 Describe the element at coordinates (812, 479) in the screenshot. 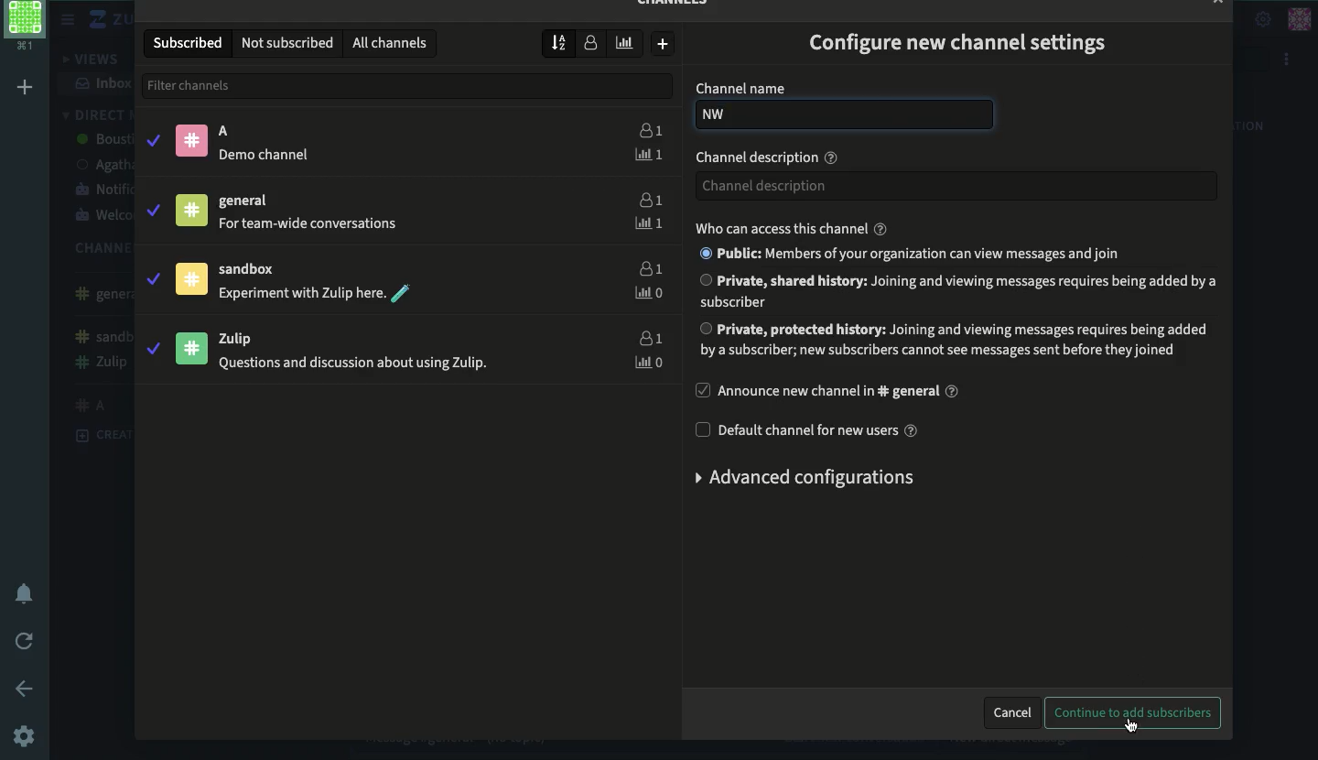

I see `advanced configurations` at that location.